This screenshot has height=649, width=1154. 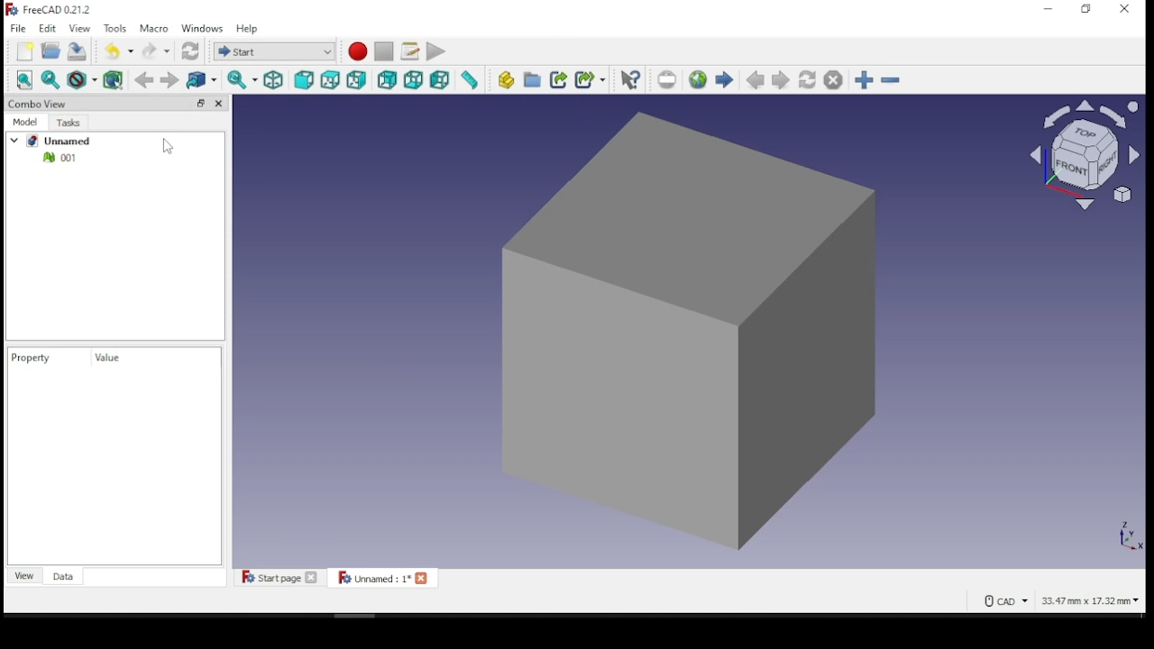 I want to click on macro, so click(x=154, y=29).